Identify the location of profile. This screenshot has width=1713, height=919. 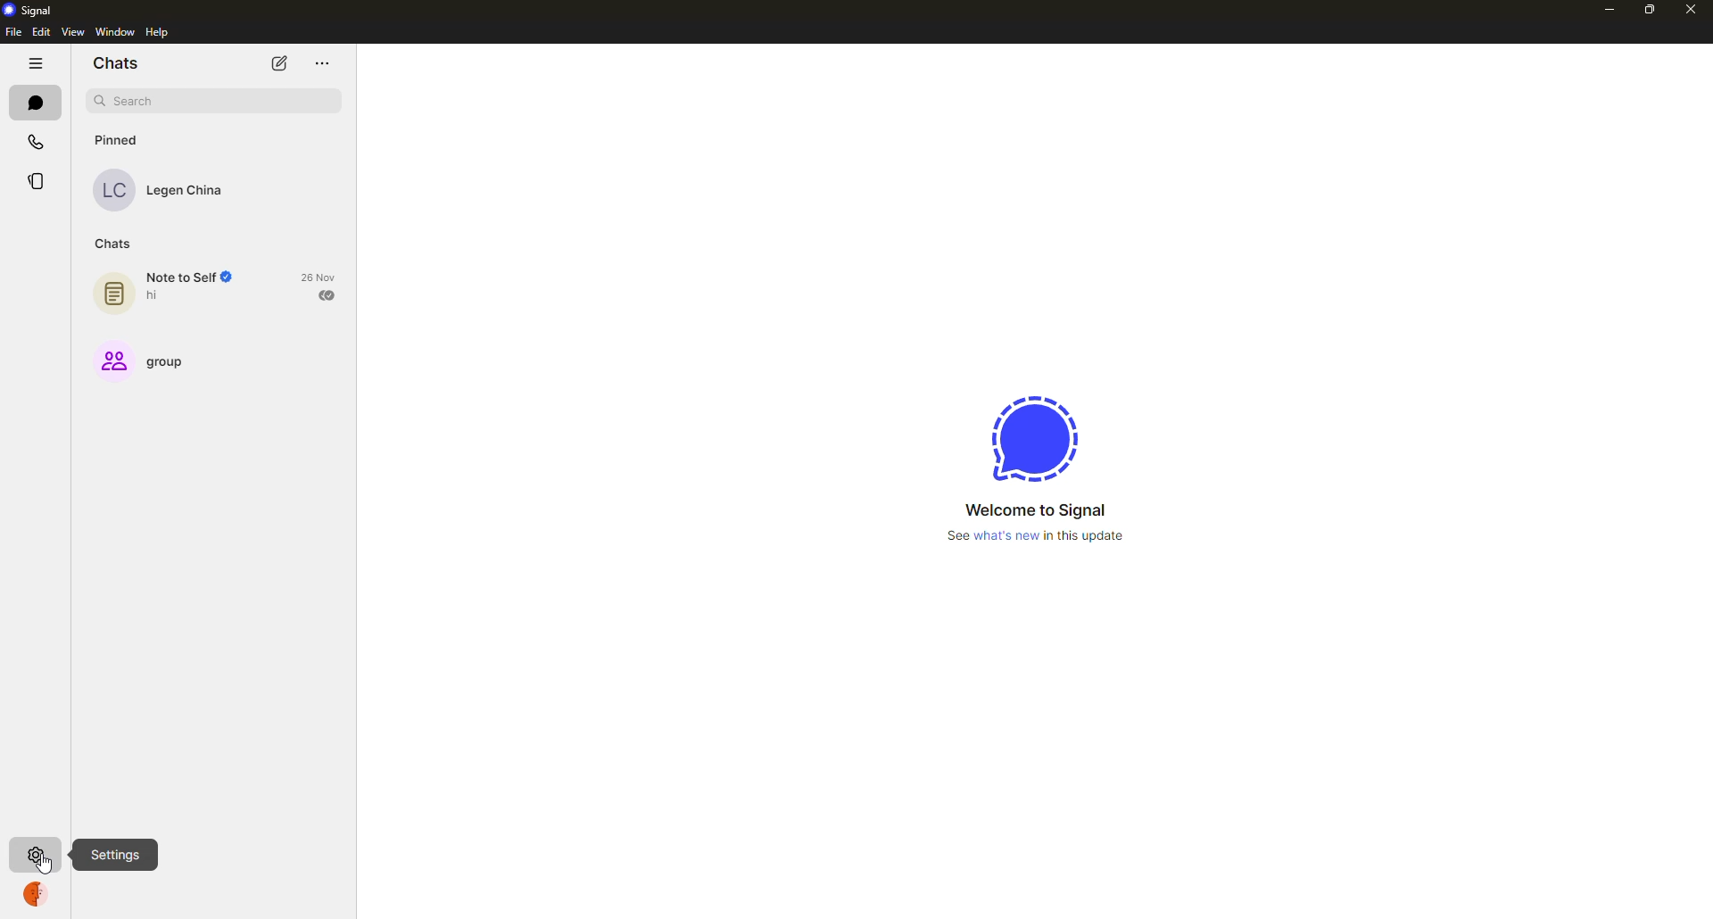
(34, 895).